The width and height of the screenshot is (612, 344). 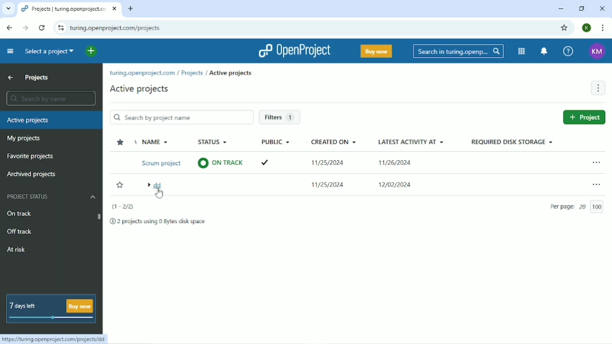 What do you see at coordinates (43, 27) in the screenshot?
I see `Reload this page` at bounding box center [43, 27].